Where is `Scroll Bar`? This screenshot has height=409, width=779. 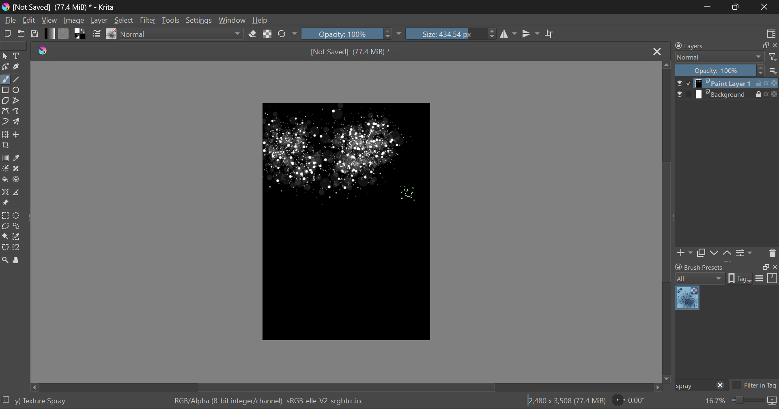
Scroll Bar is located at coordinates (667, 221).